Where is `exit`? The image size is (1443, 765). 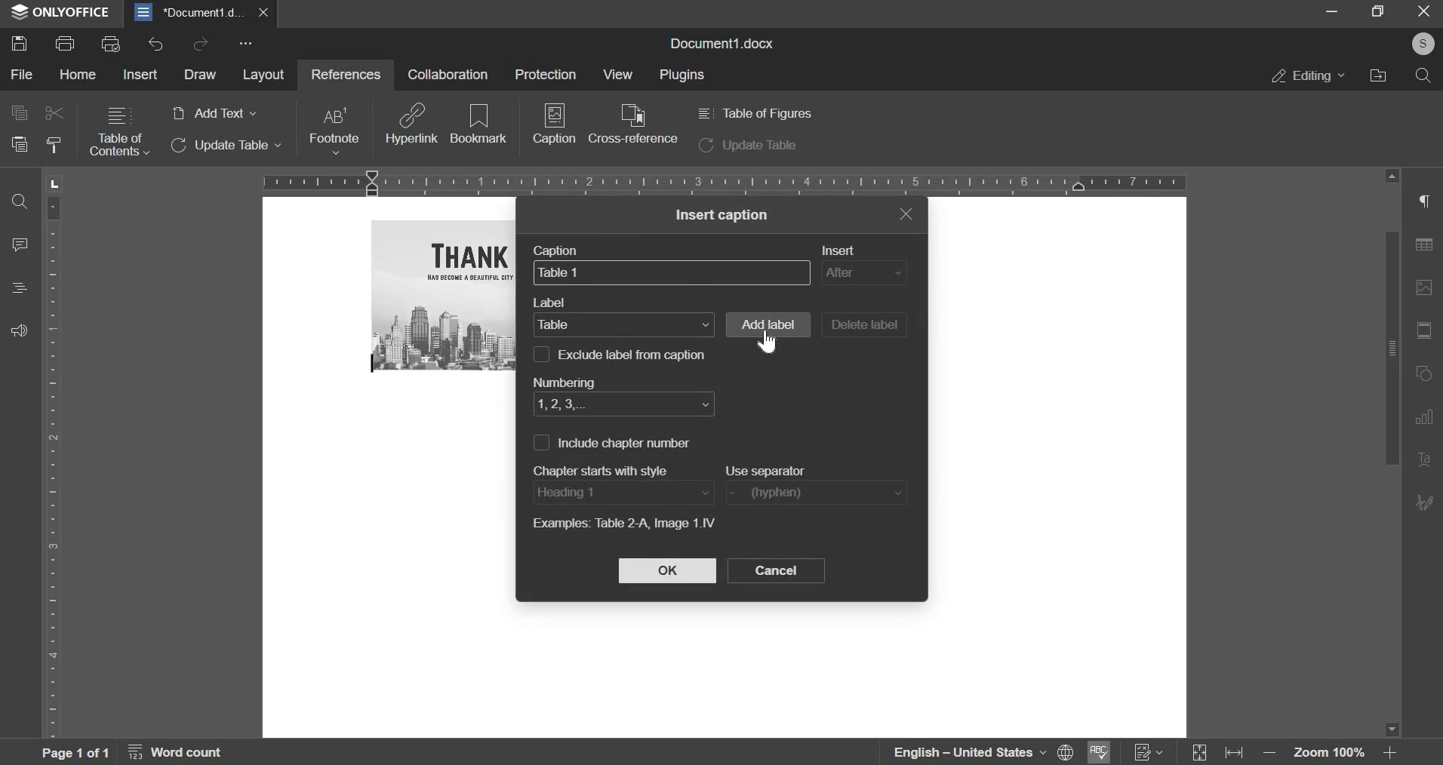 exit is located at coordinates (906, 213).